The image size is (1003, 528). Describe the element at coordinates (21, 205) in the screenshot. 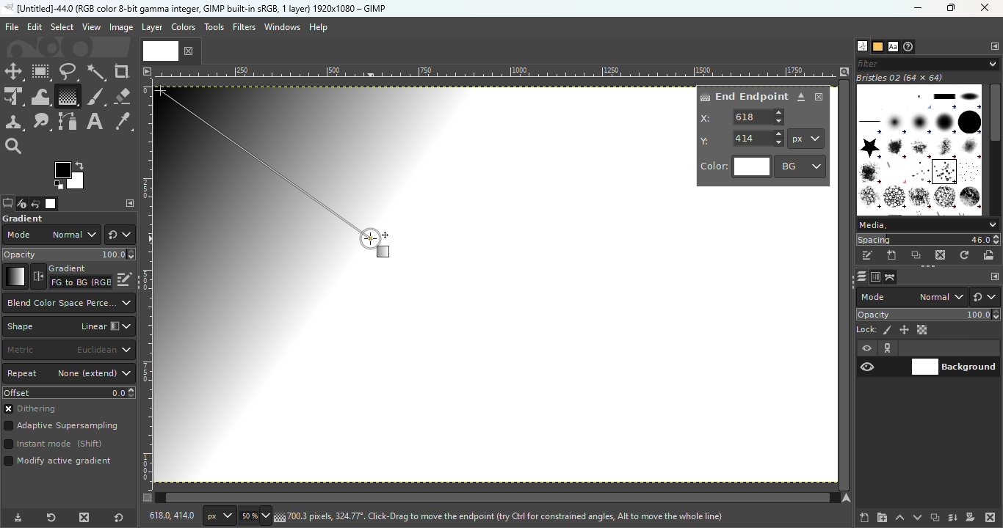

I see `Open the device status dialog` at that location.